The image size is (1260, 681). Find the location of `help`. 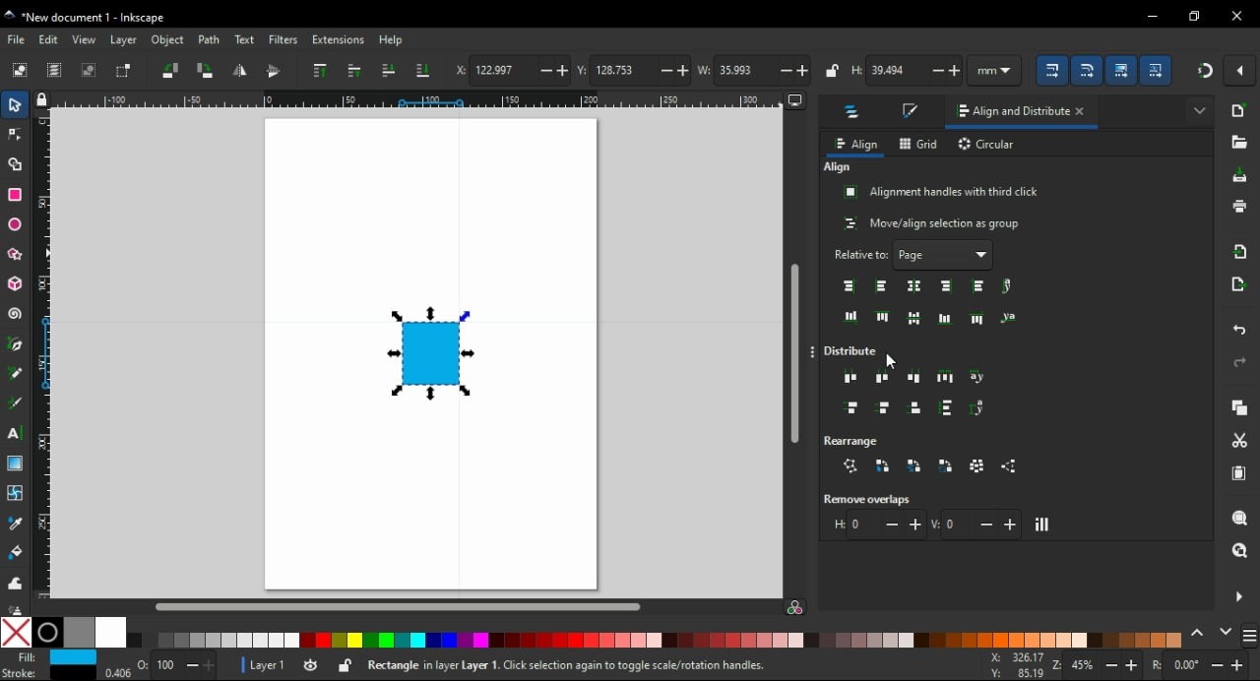

help is located at coordinates (392, 40).